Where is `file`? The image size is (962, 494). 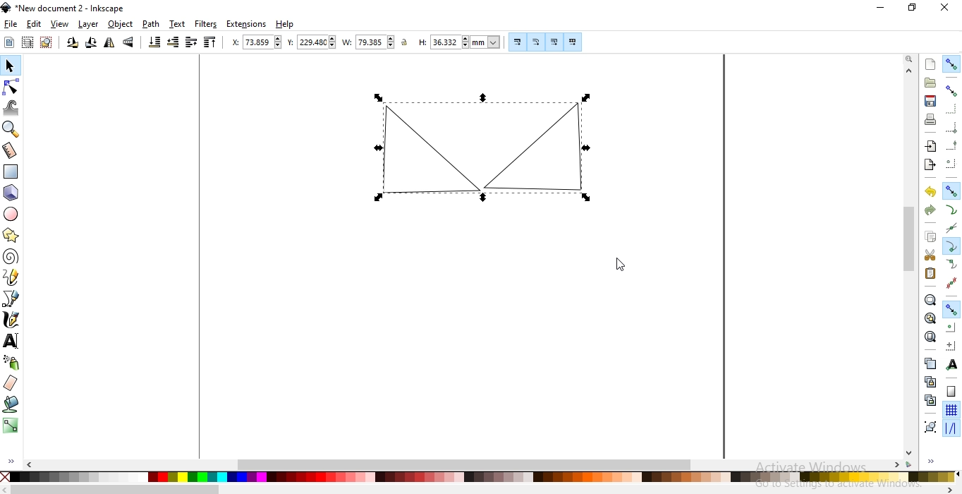
file is located at coordinates (10, 24).